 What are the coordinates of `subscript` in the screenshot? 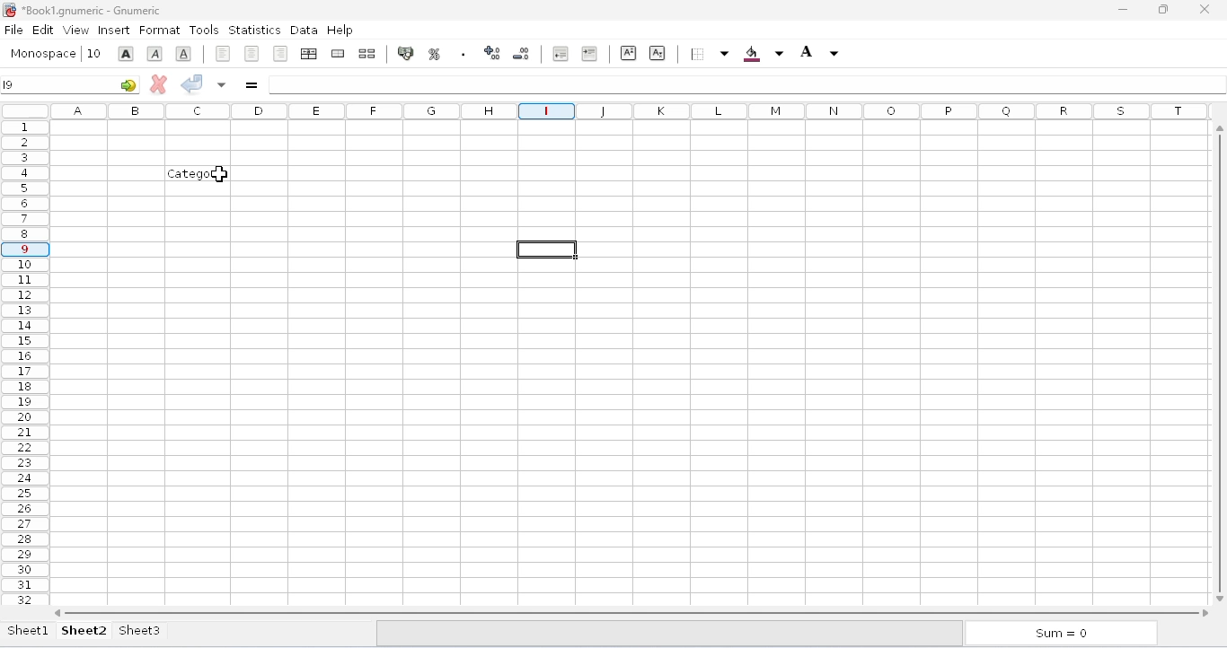 It's located at (657, 52).